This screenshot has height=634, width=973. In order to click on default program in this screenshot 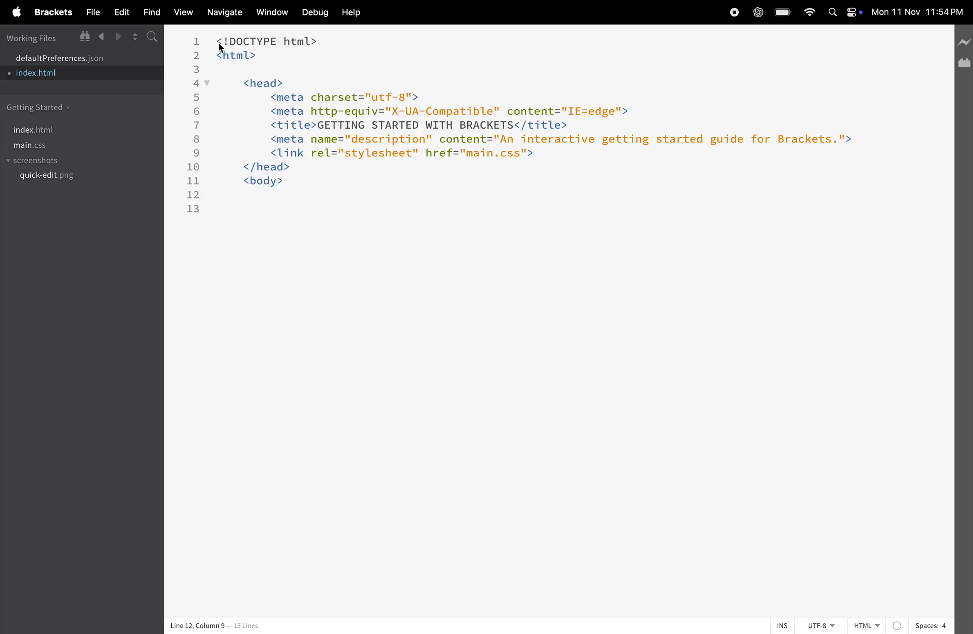, I will do `click(75, 57)`.